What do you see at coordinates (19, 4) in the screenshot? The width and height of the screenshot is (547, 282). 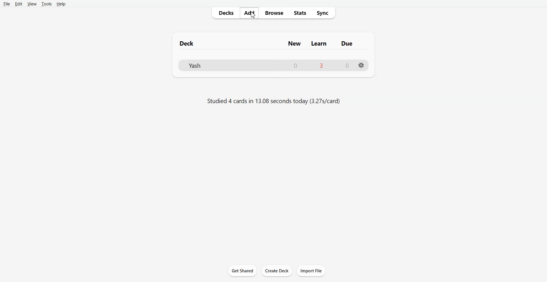 I see `Edit` at bounding box center [19, 4].